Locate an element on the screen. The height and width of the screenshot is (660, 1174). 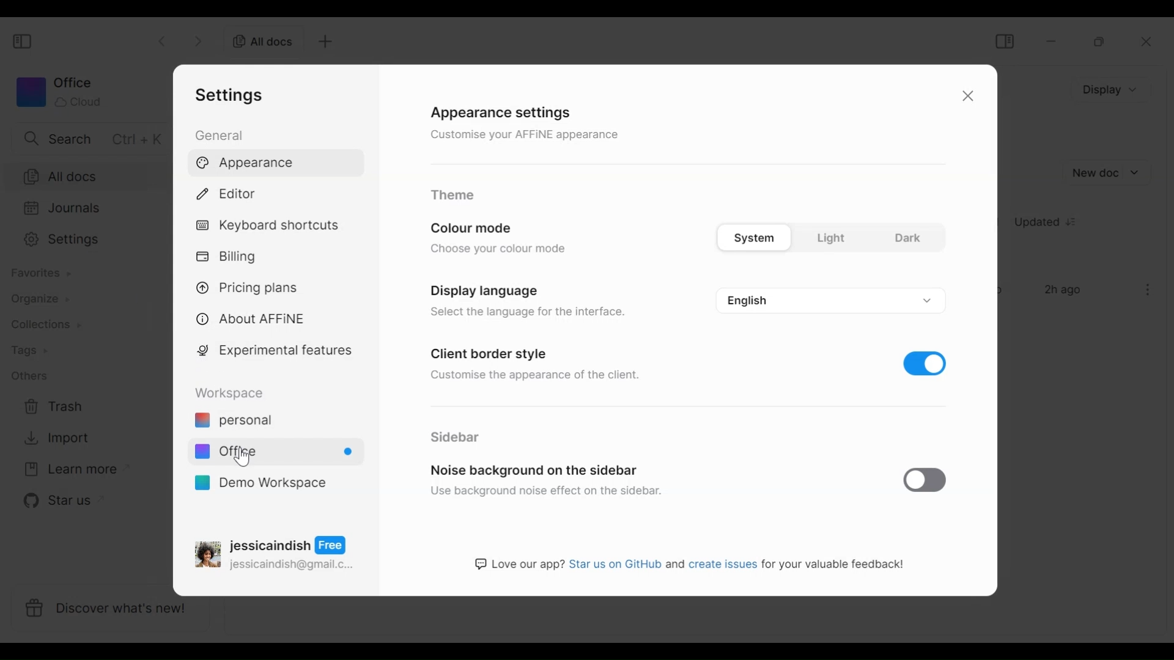
Trash is located at coordinates (54, 407).